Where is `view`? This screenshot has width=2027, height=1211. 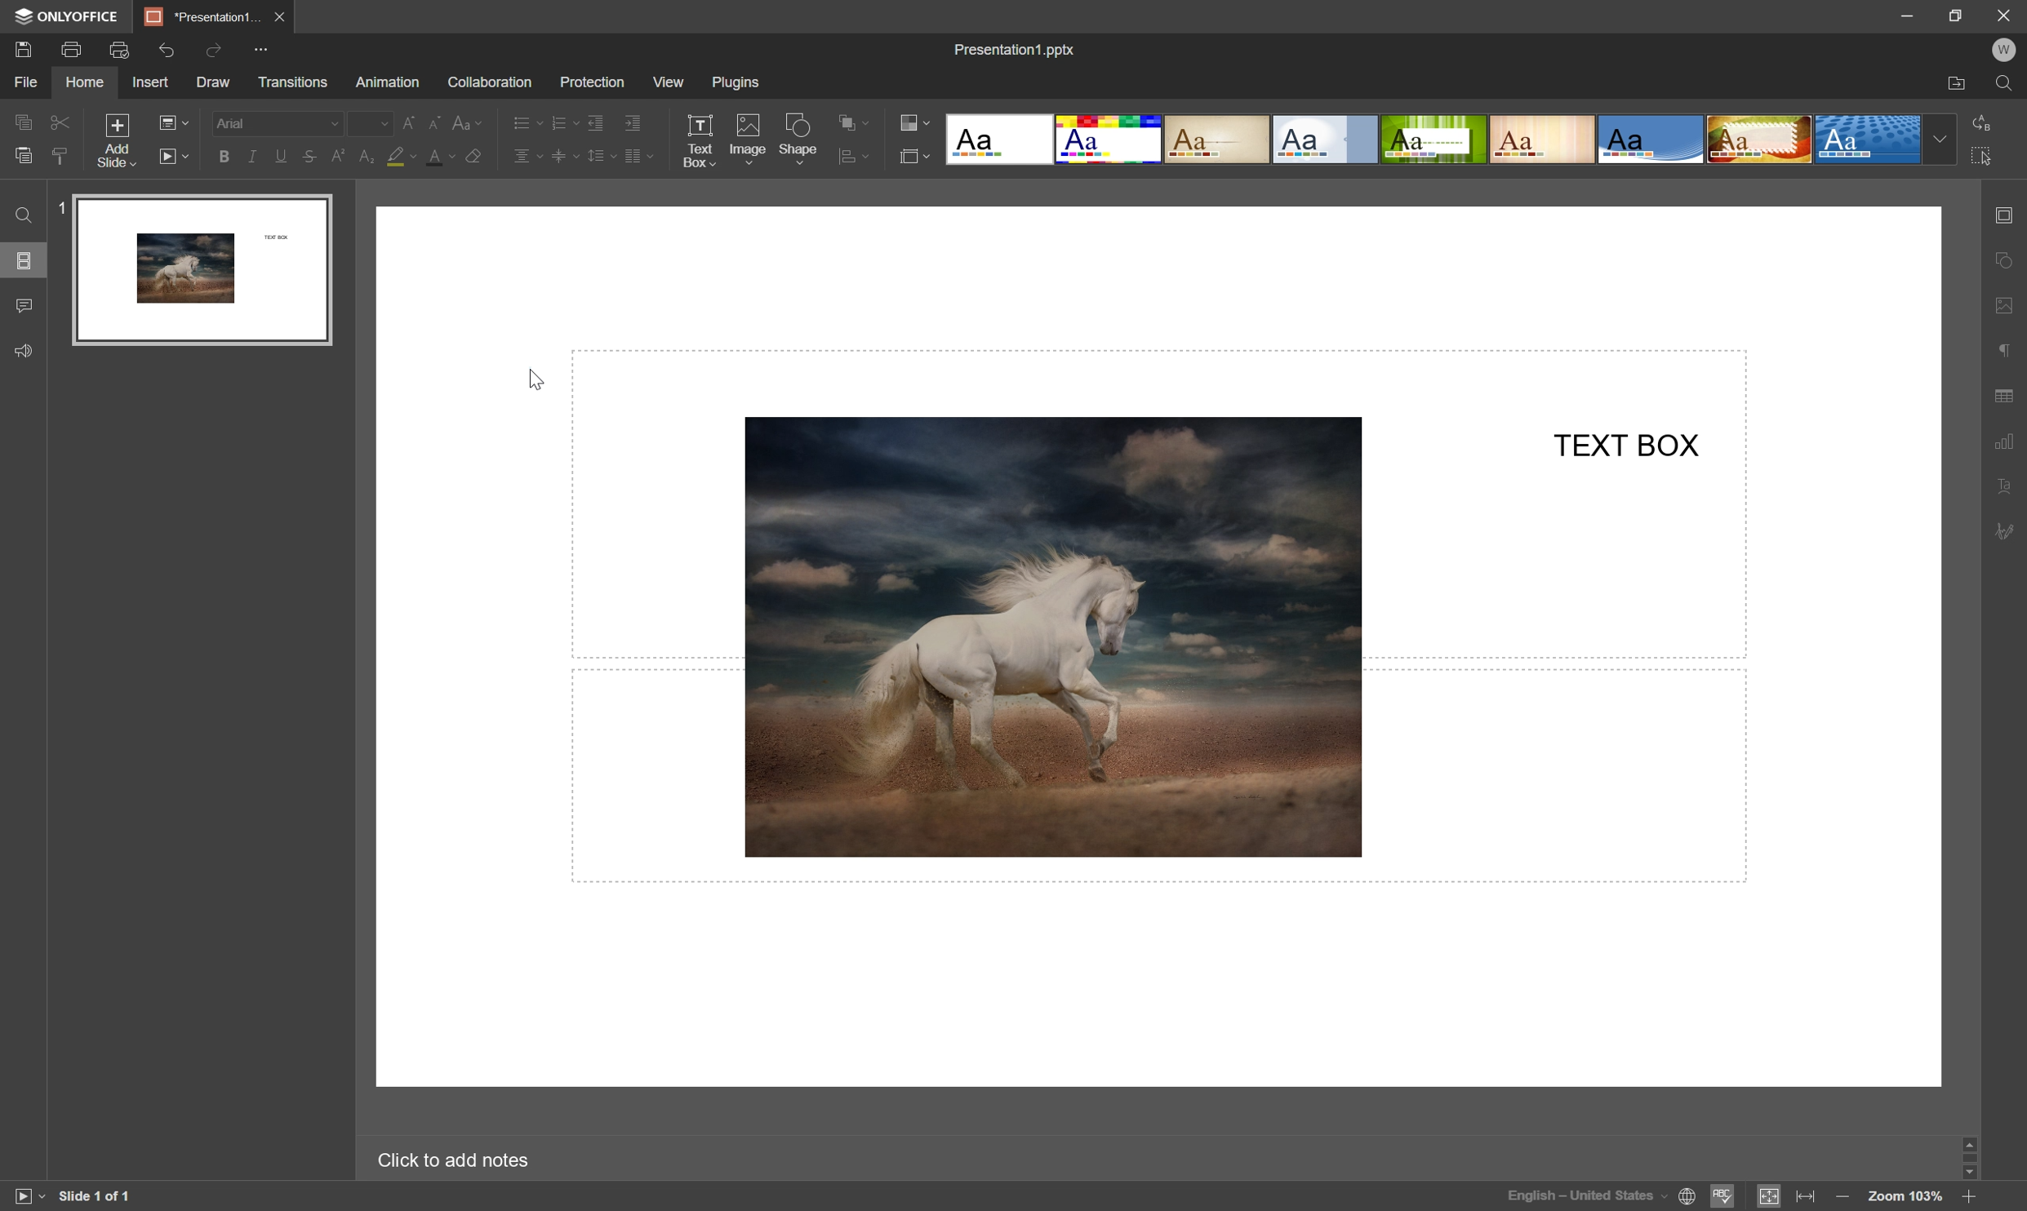
view is located at coordinates (666, 82).